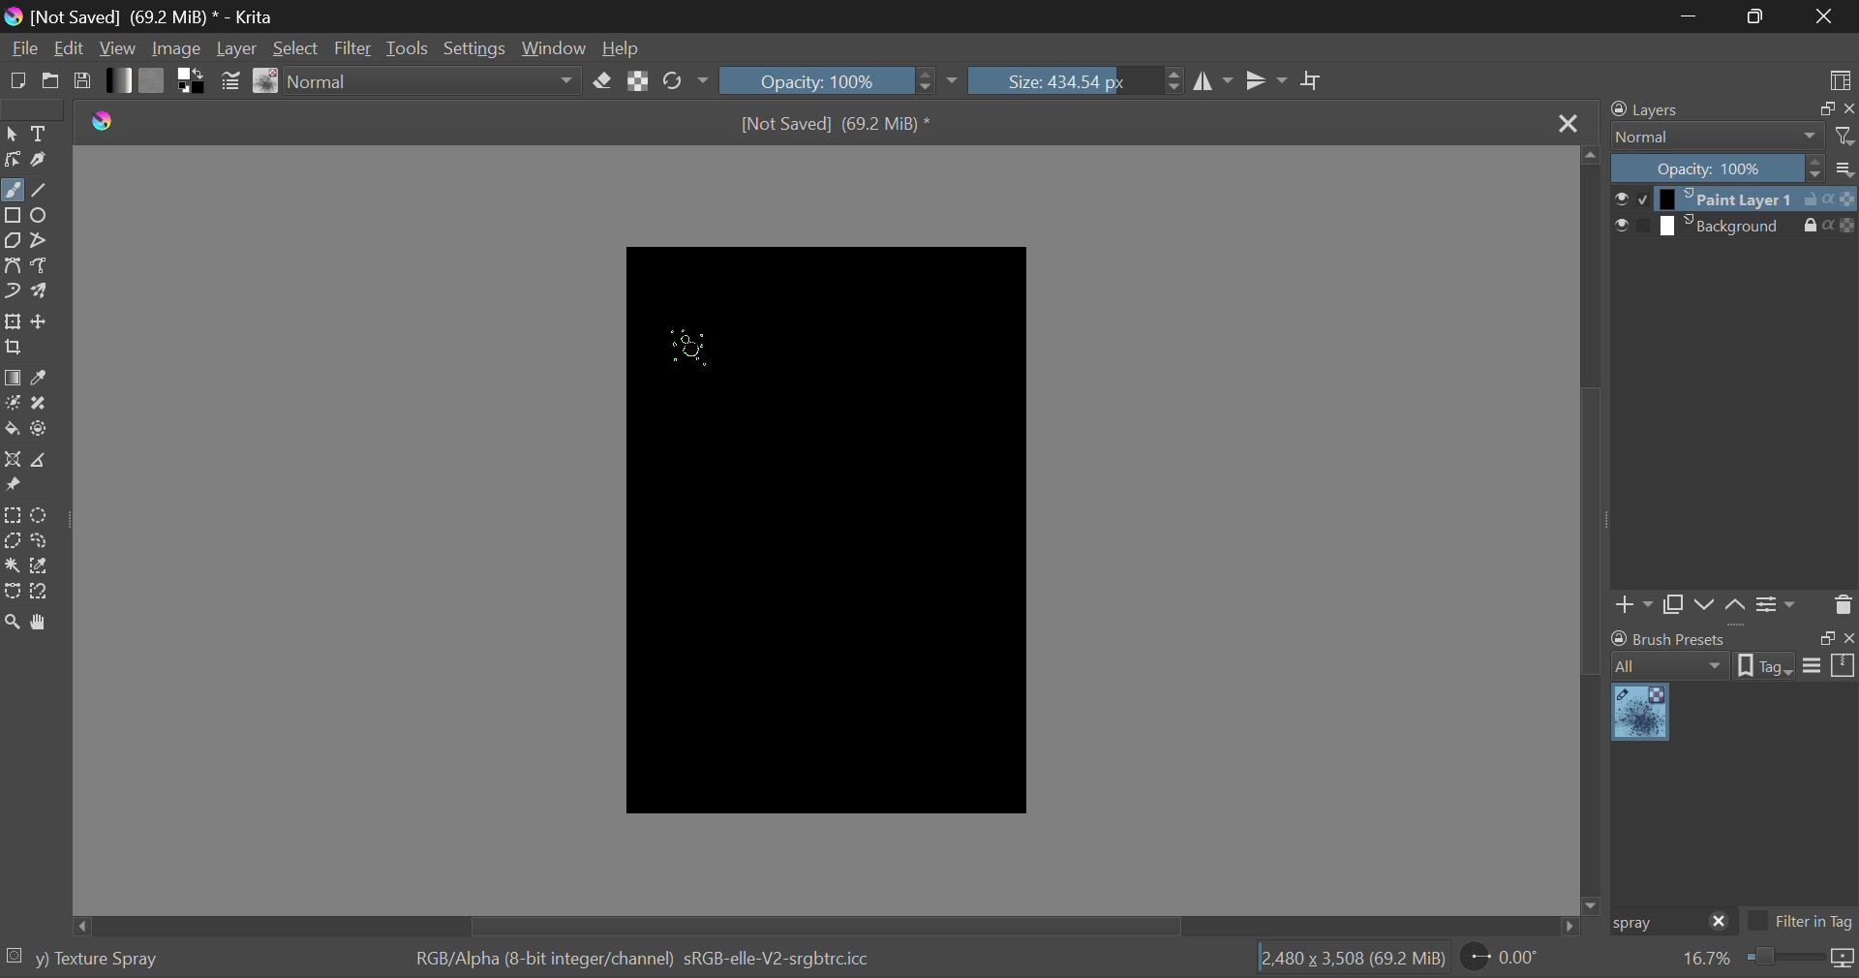 Image resolution: width=1859 pixels, height=978 pixels. I want to click on Layer Movement down, so click(1706, 606).